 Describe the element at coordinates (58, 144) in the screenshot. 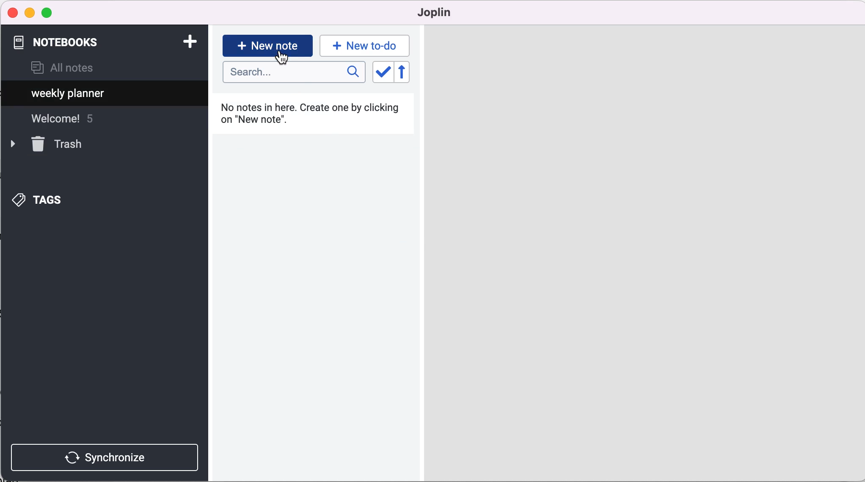

I see `trash` at that location.